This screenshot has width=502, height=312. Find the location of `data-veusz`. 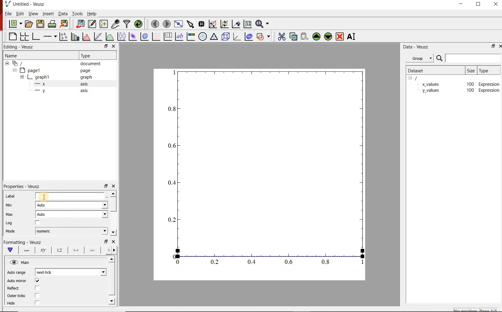

data-veusz is located at coordinates (416, 48).